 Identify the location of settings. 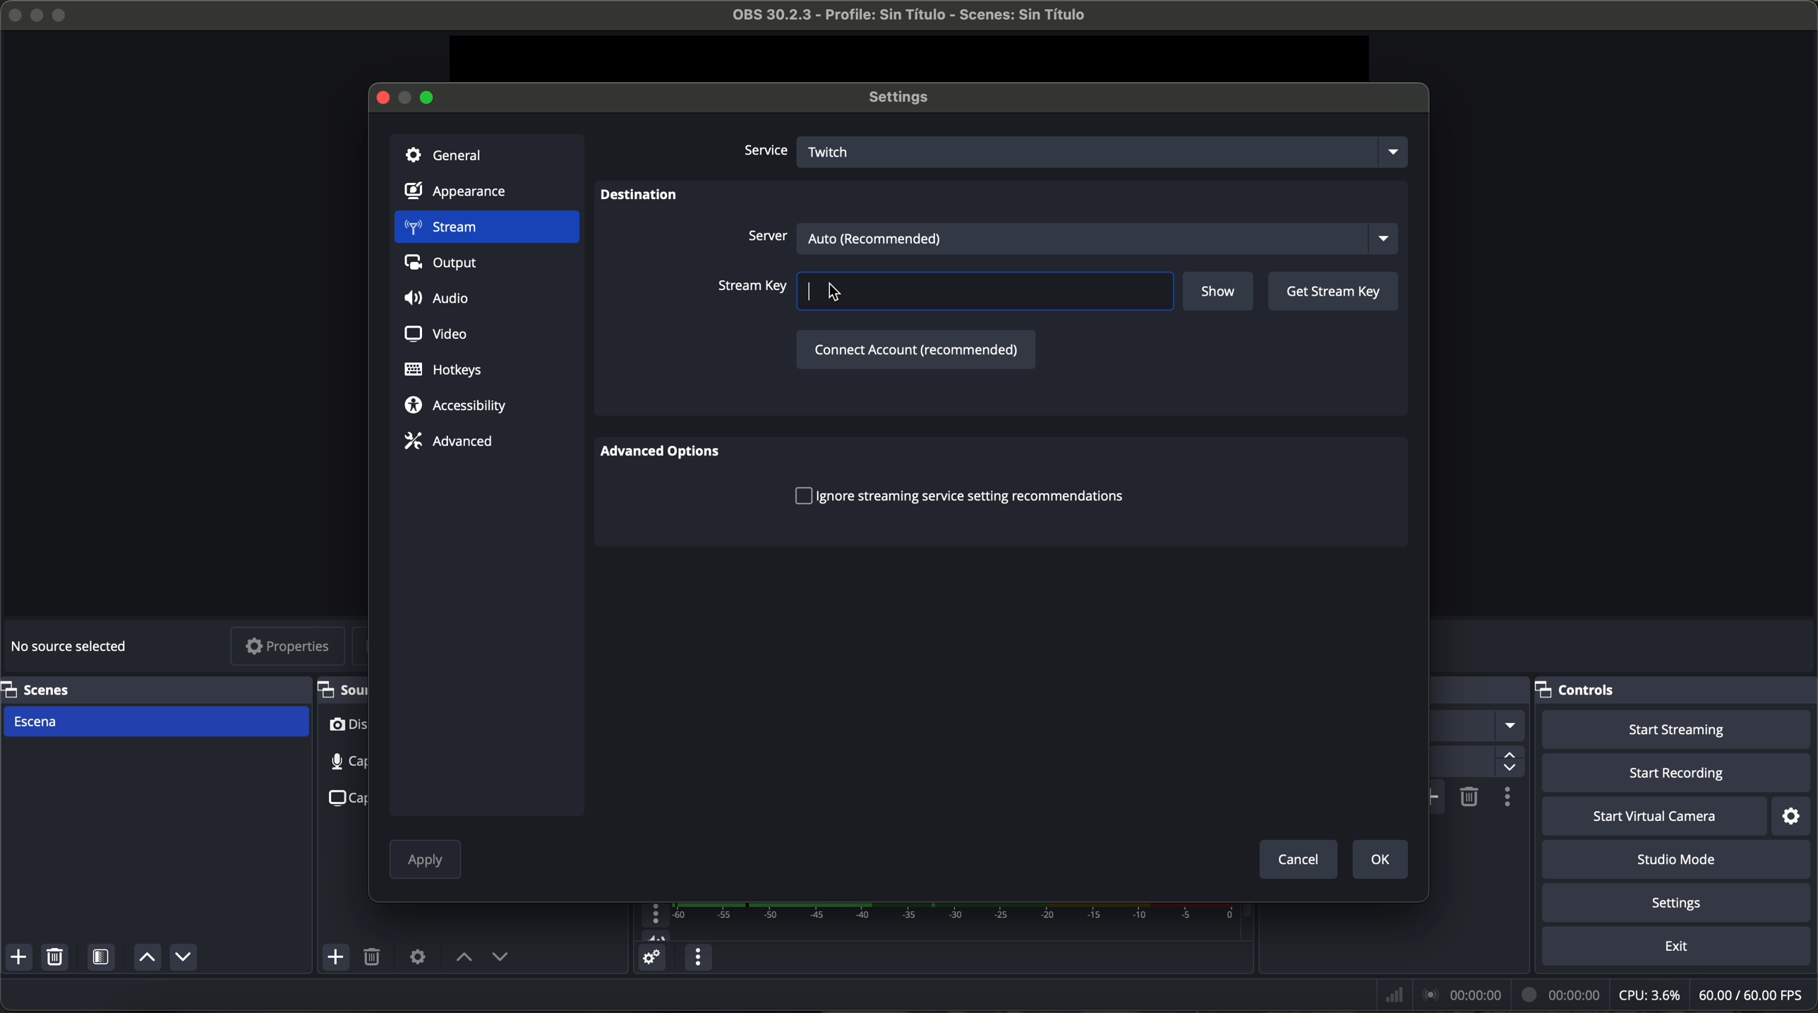
(905, 98).